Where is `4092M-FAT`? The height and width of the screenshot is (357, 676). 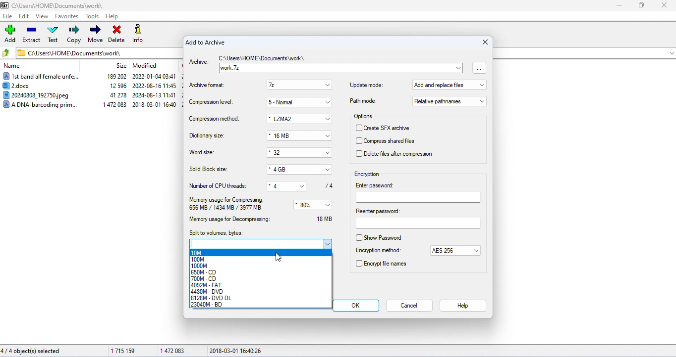 4092M-FAT is located at coordinates (207, 285).